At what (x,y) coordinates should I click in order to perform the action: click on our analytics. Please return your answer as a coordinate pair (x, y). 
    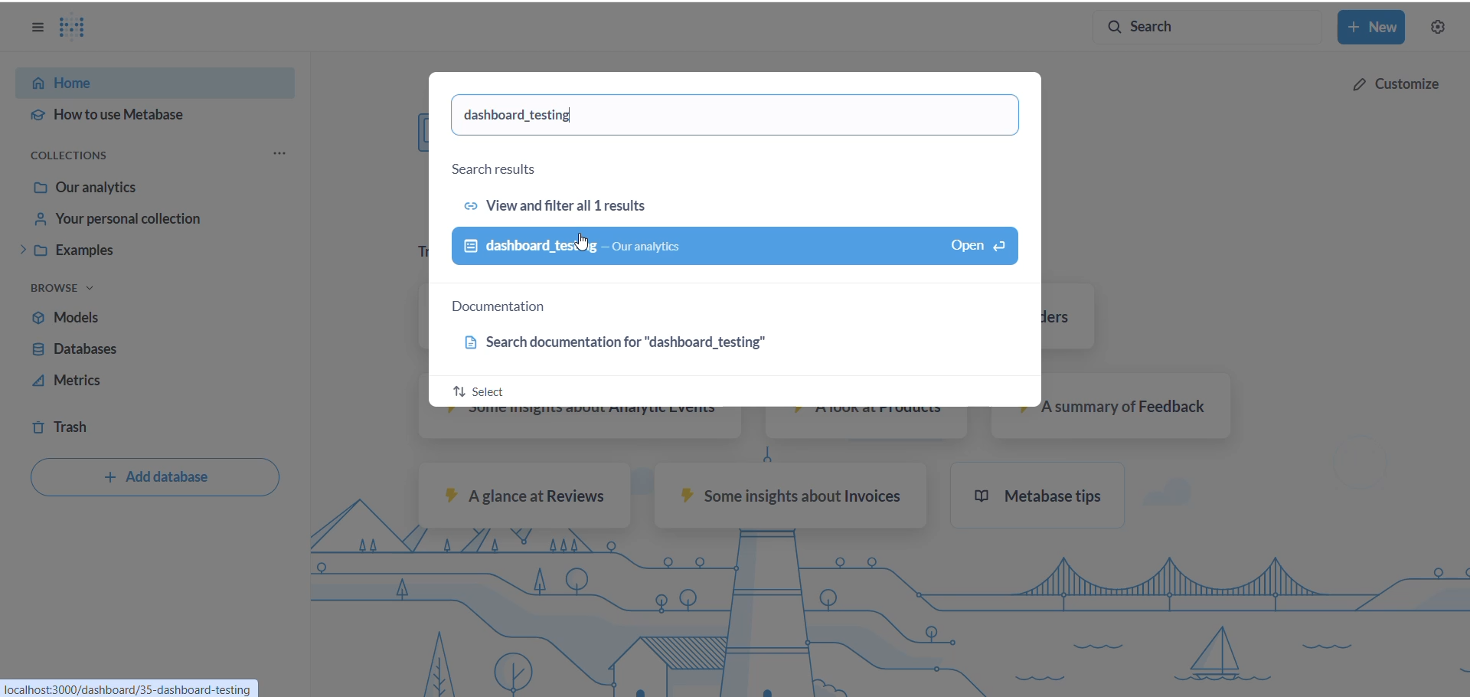
    Looking at the image, I should click on (152, 189).